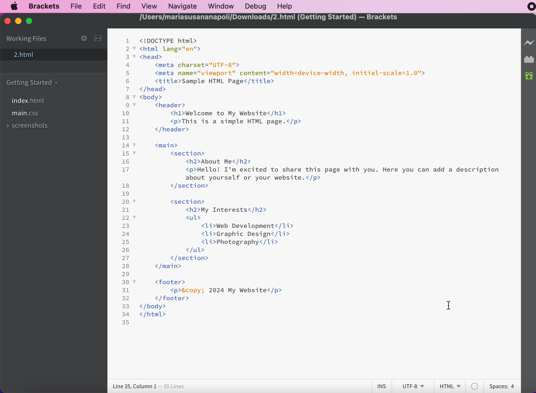 The width and height of the screenshot is (536, 393). Describe the element at coordinates (128, 65) in the screenshot. I see `4` at that location.